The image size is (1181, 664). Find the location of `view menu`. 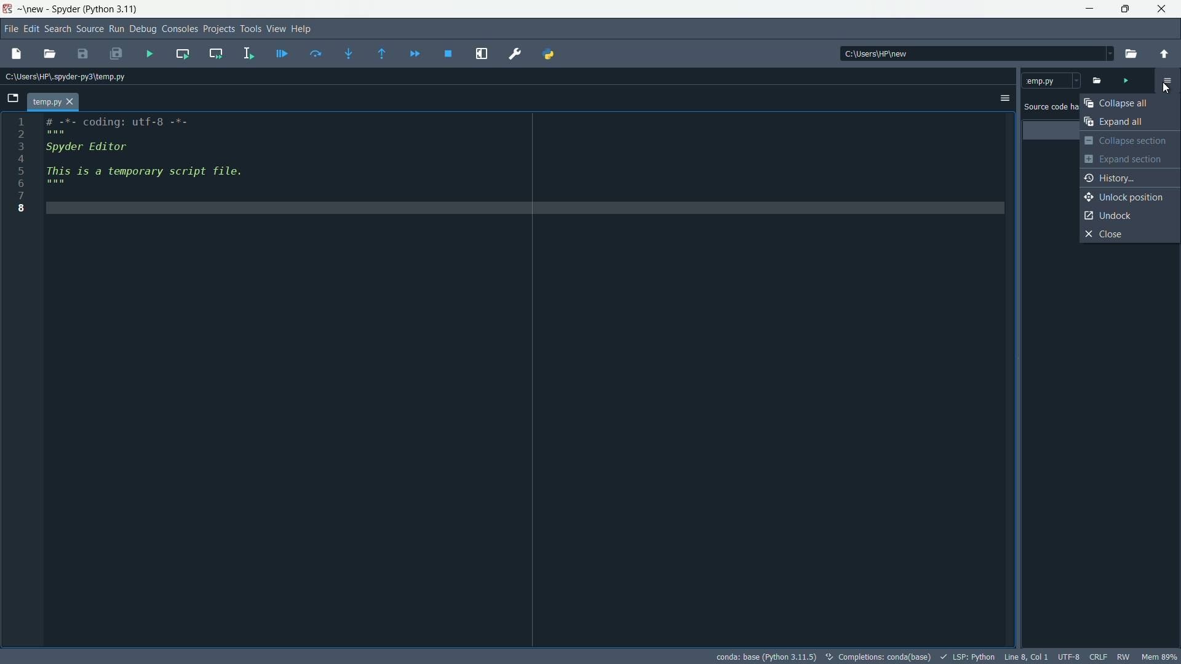

view menu is located at coordinates (274, 28).